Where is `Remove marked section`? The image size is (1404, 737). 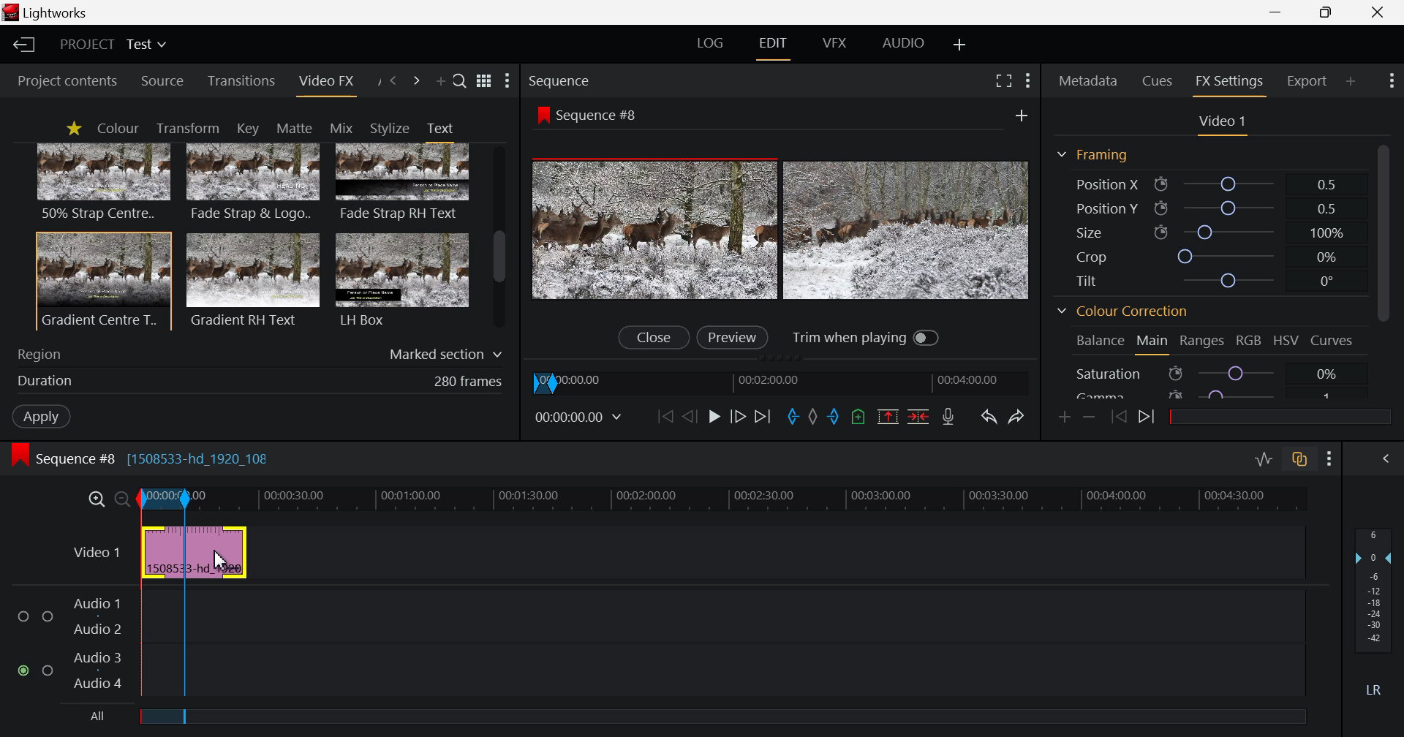 Remove marked section is located at coordinates (888, 416).